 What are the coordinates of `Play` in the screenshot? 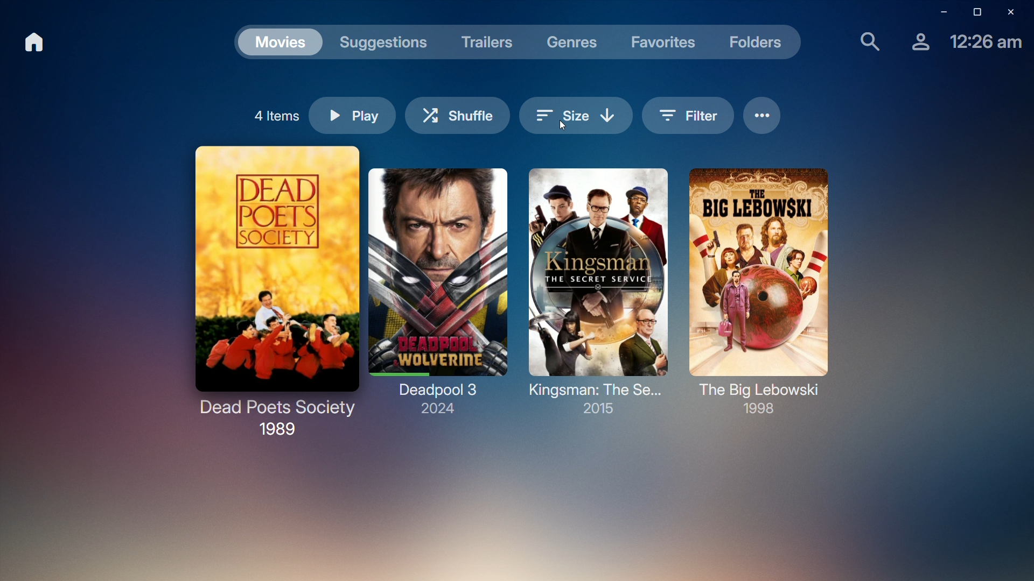 It's located at (354, 116).